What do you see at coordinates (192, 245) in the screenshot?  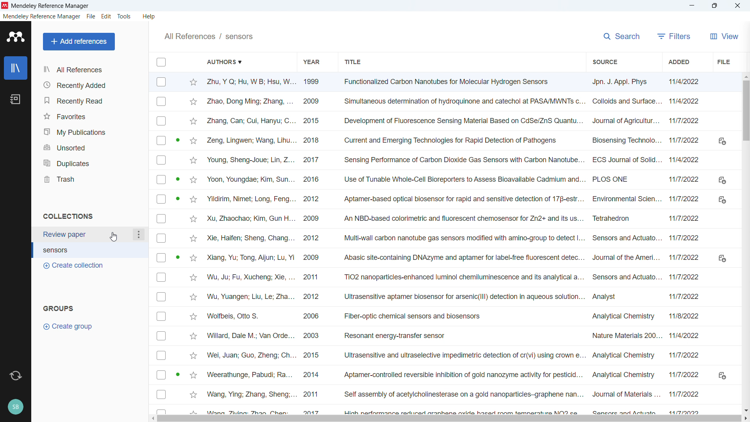 I see `Star Mark Individual entries ` at bounding box center [192, 245].